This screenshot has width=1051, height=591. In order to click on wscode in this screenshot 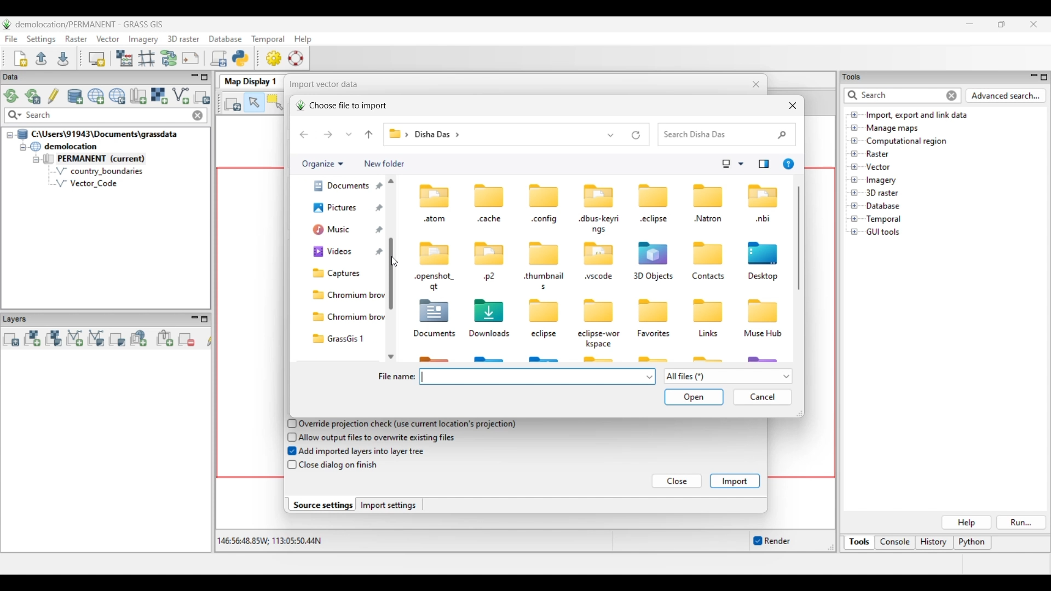, I will do `click(599, 277)`.